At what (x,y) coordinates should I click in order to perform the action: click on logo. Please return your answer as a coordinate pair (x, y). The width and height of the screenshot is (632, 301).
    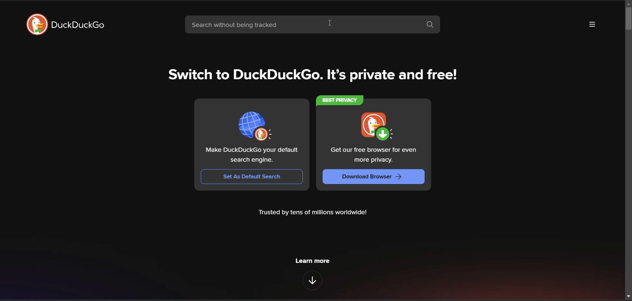
    Looking at the image, I should click on (254, 126).